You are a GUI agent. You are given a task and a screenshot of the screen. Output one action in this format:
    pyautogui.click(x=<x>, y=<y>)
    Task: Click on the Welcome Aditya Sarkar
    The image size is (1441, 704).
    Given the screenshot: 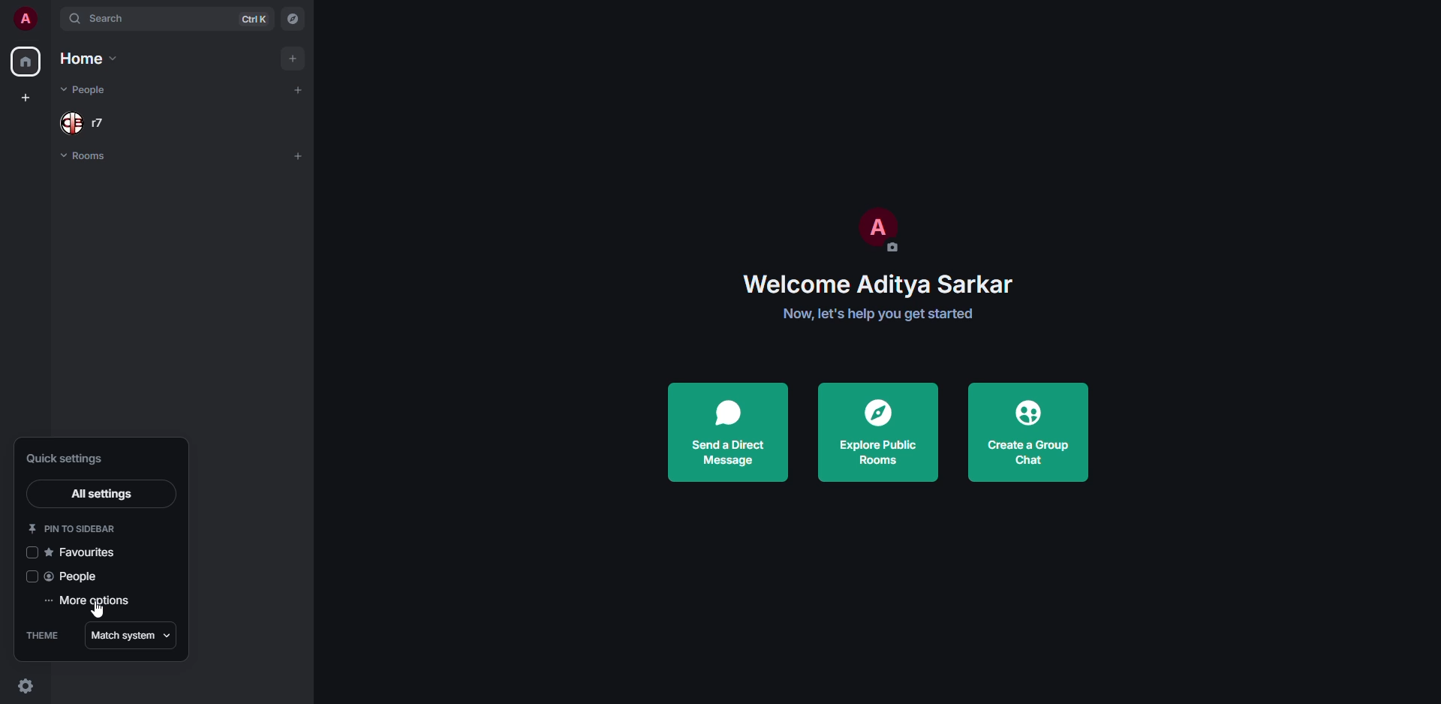 What is the action you would take?
    pyautogui.click(x=871, y=284)
    